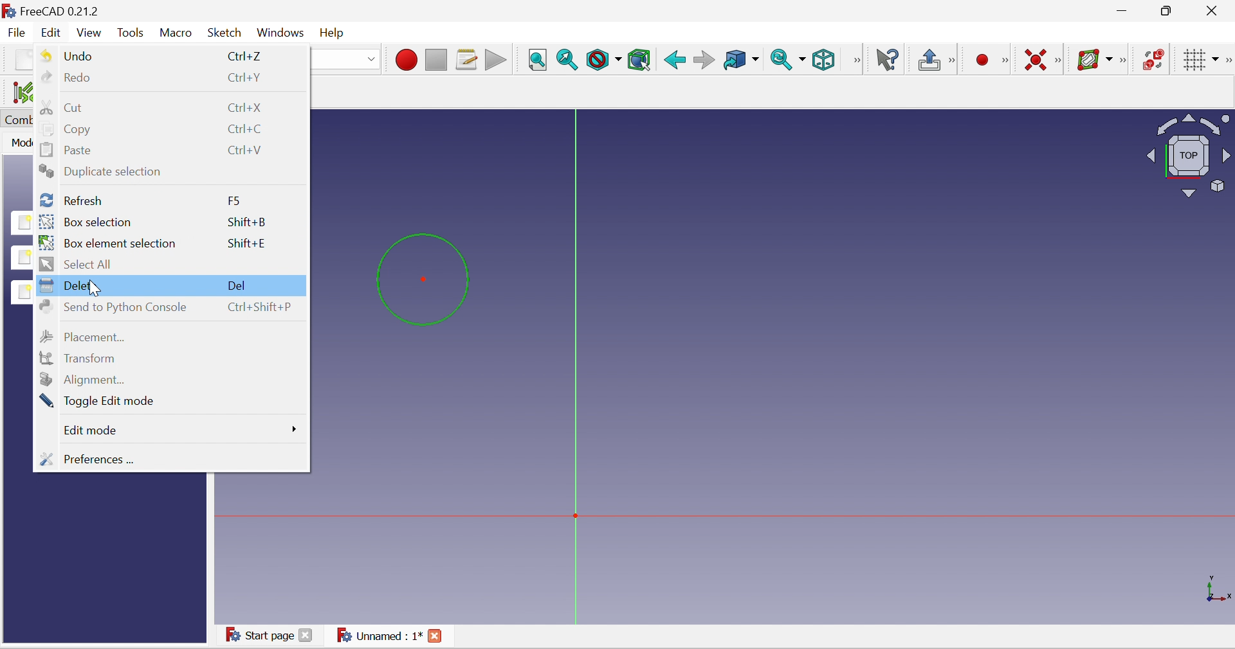  I want to click on Fit selection, so click(566, 59).